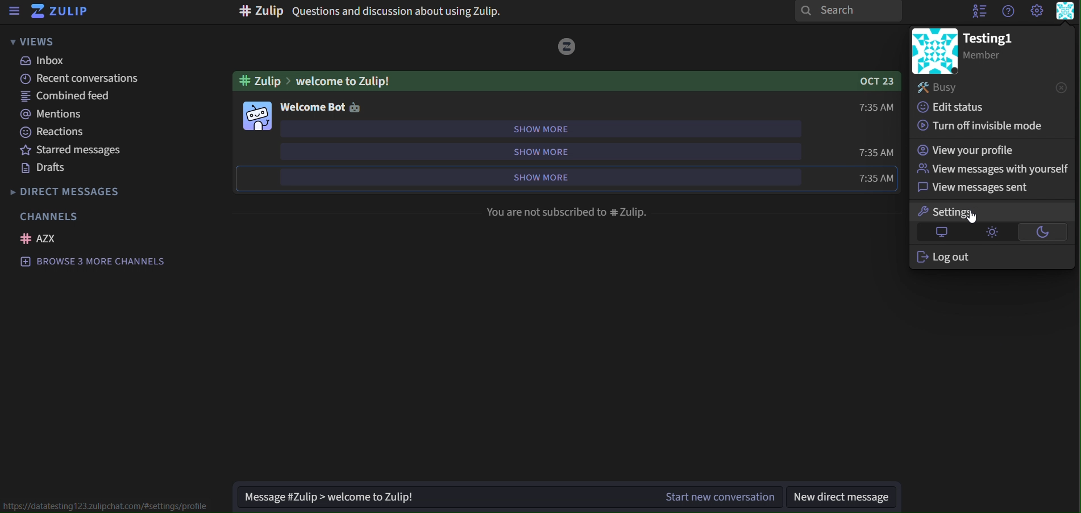  Describe the element at coordinates (1064, 15) in the screenshot. I see `personal menu` at that location.